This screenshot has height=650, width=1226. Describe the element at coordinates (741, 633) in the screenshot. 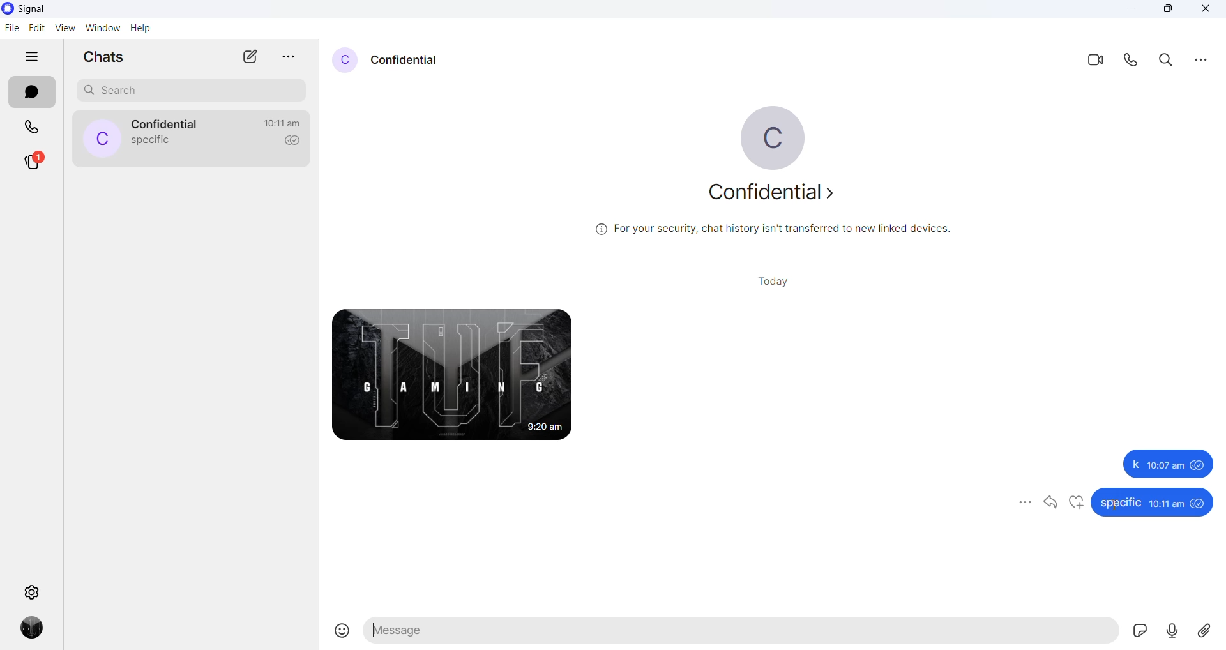

I see `message text area` at that location.